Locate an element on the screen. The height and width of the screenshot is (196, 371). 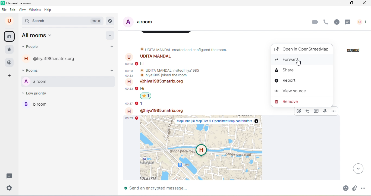
options is located at coordinates (104, 81).